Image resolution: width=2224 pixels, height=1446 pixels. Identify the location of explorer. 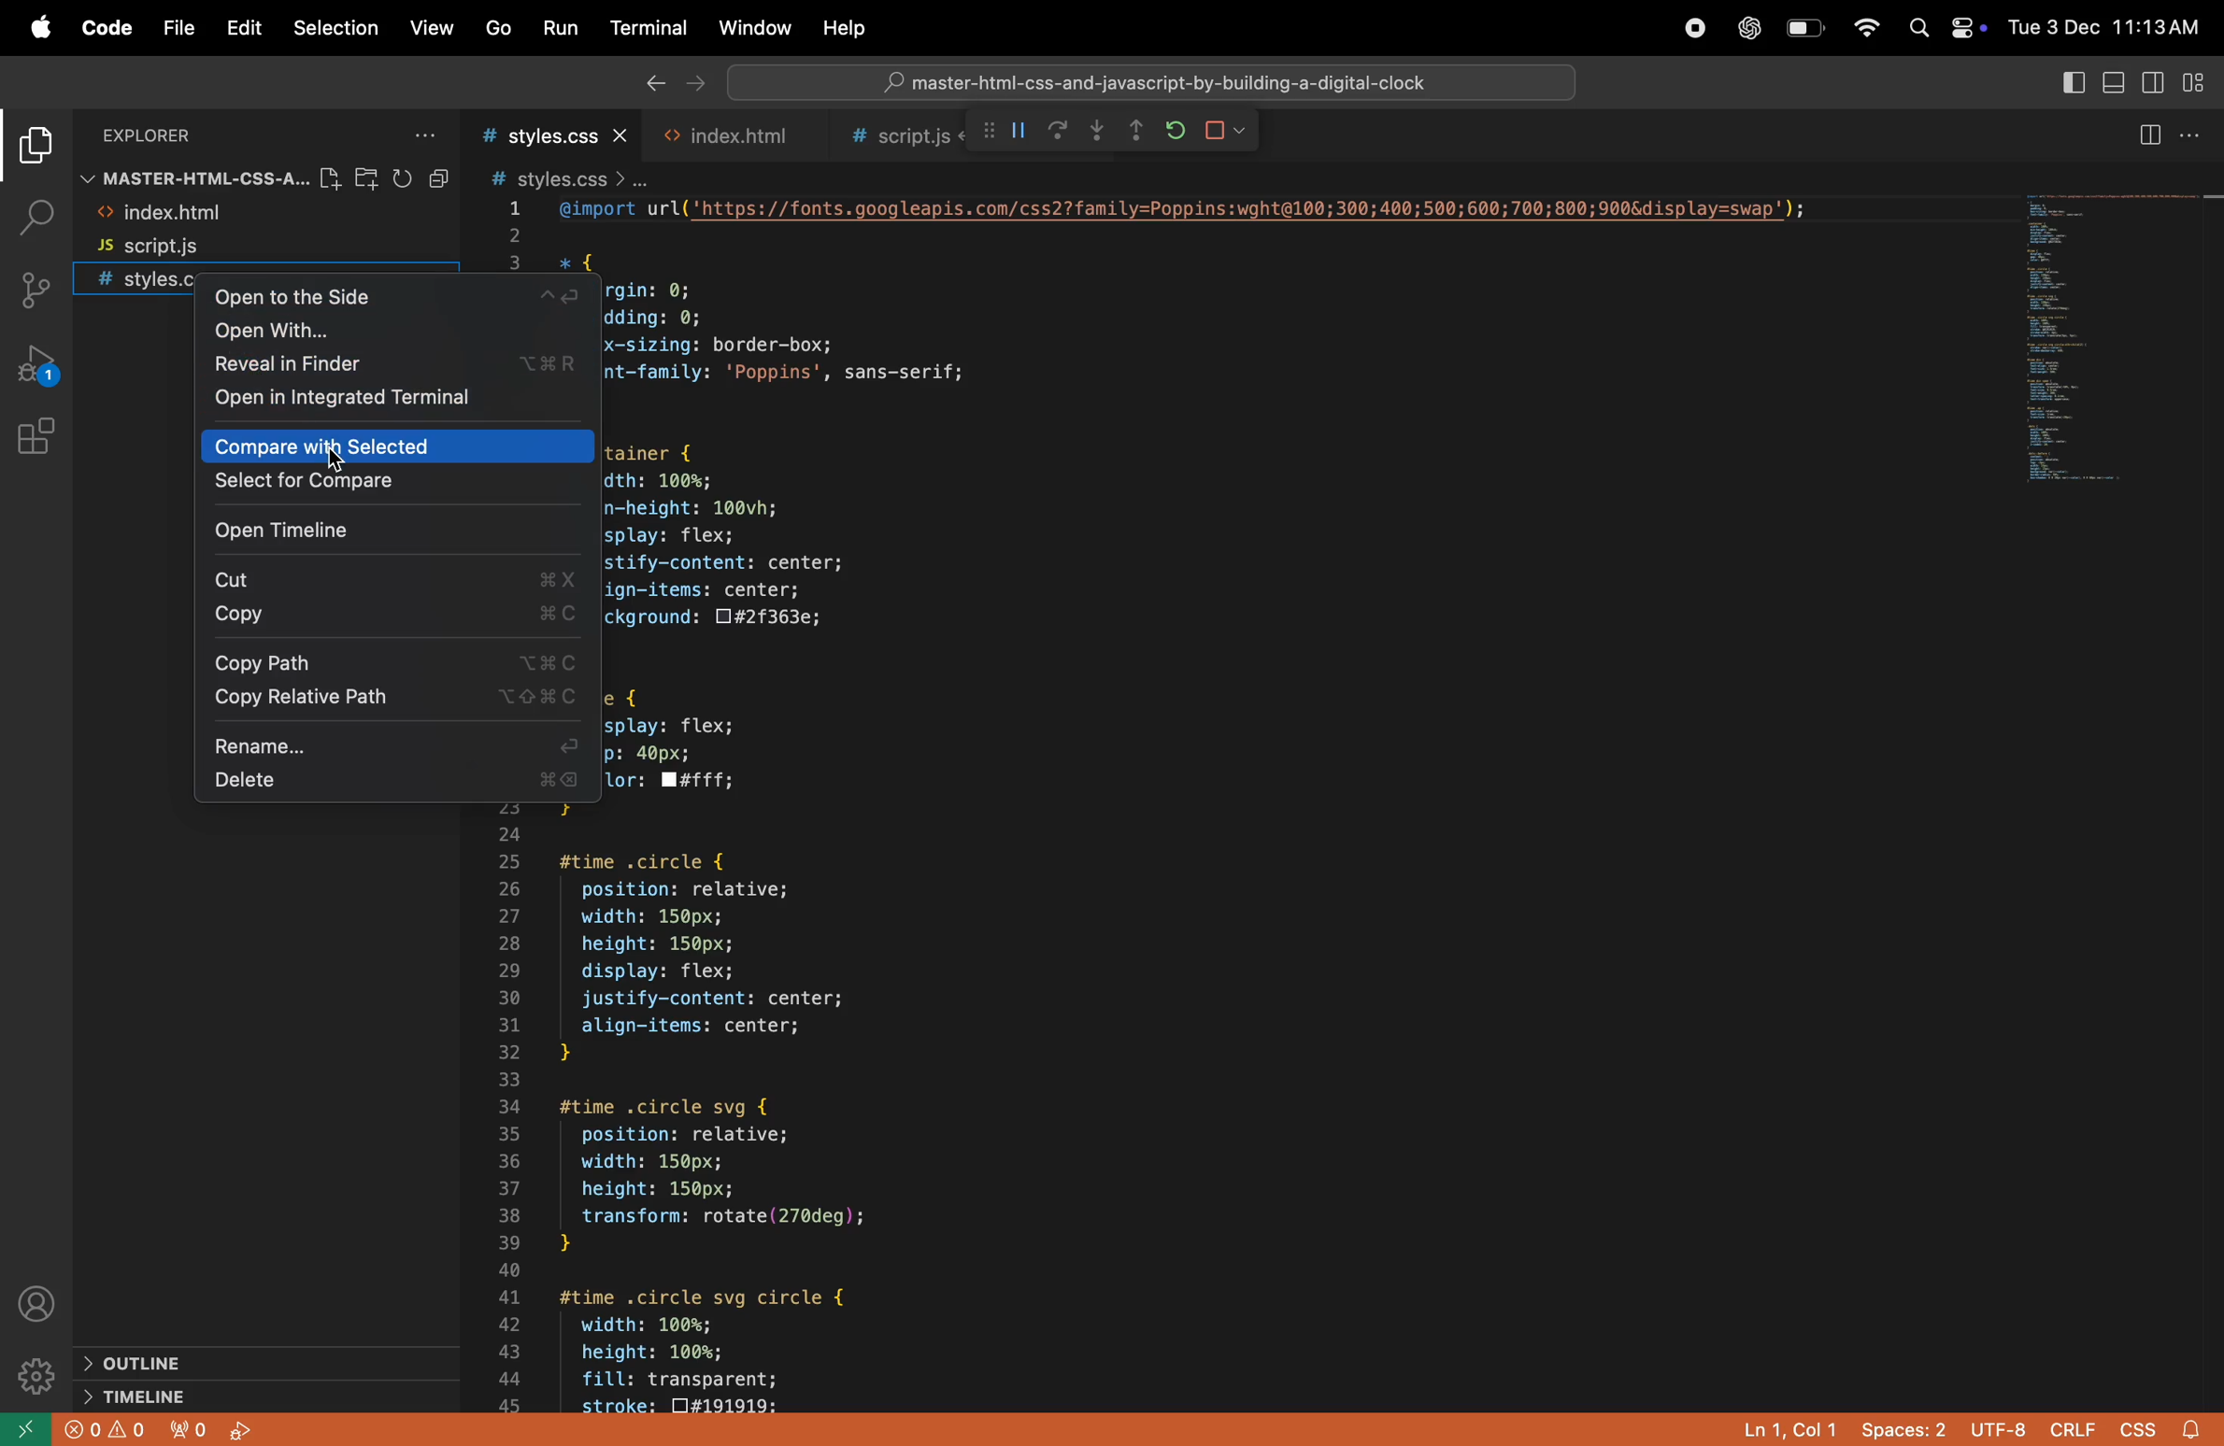
(33, 148).